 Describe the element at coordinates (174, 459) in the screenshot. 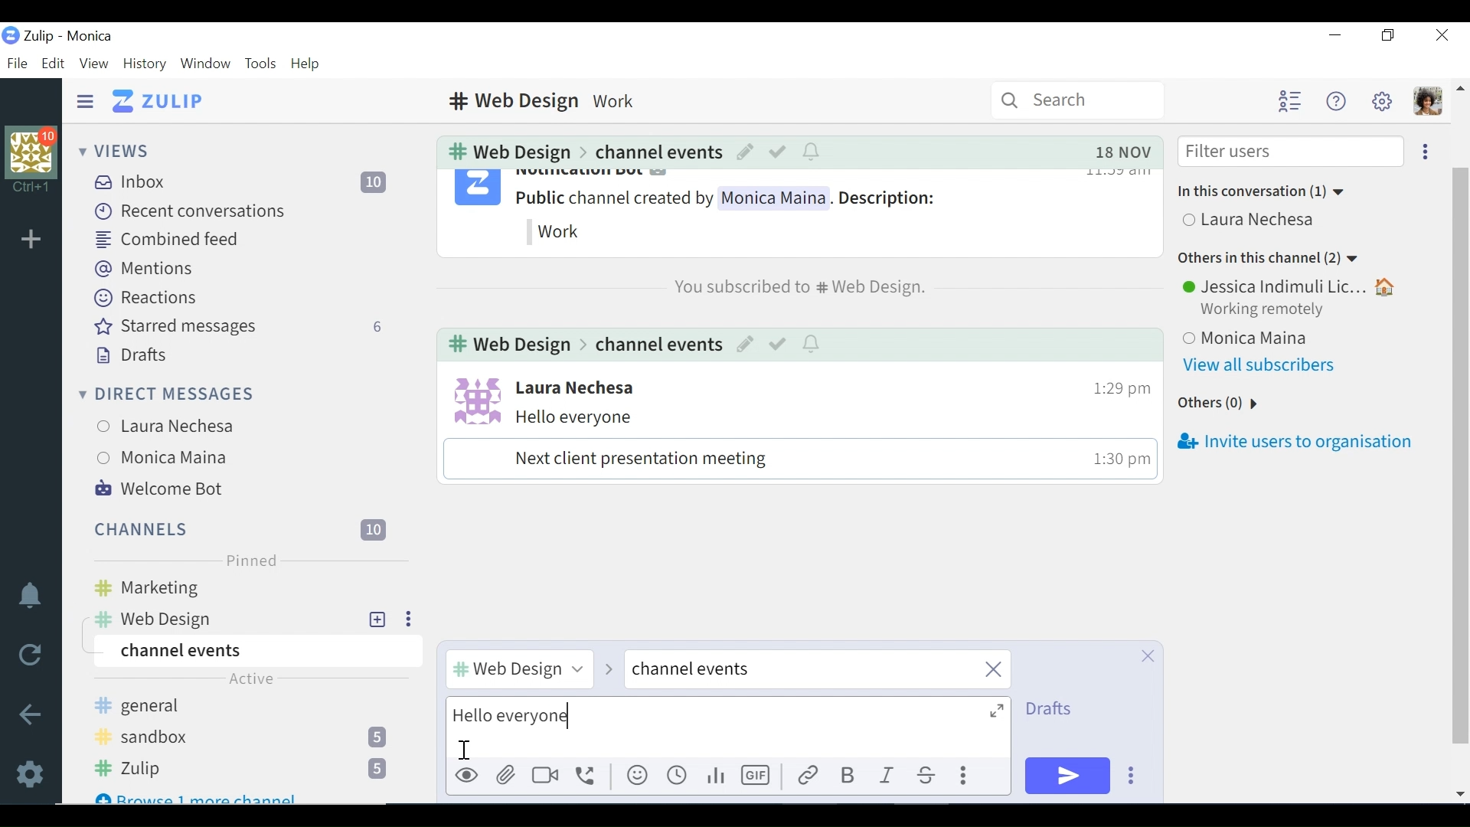

I see `User` at that location.